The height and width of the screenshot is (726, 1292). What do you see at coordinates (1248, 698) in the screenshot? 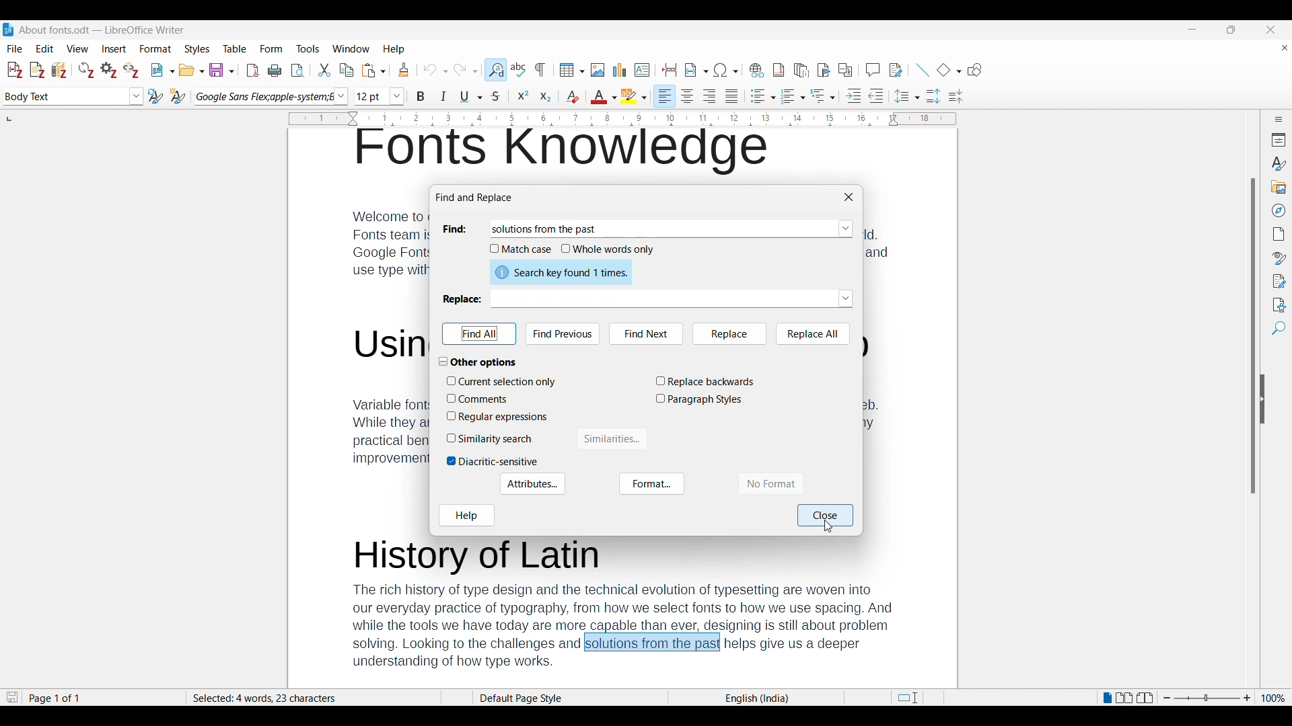
I see `Zoom in` at bounding box center [1248, 698].